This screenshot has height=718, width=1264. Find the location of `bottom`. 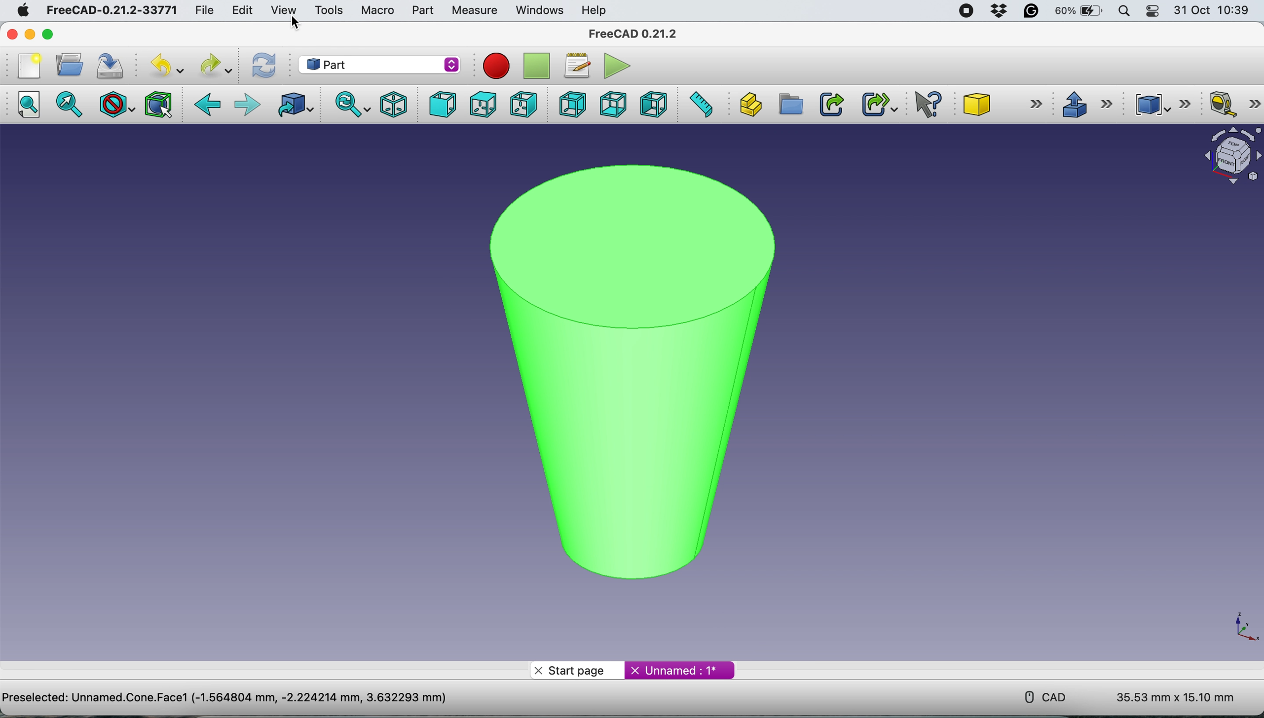

bottom is located at coordinates (610, 104).